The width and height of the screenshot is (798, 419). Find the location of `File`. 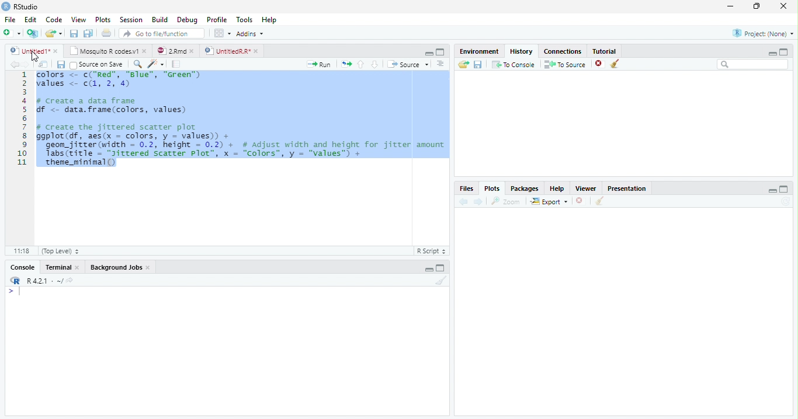

File is located at coordinates (11, 20).